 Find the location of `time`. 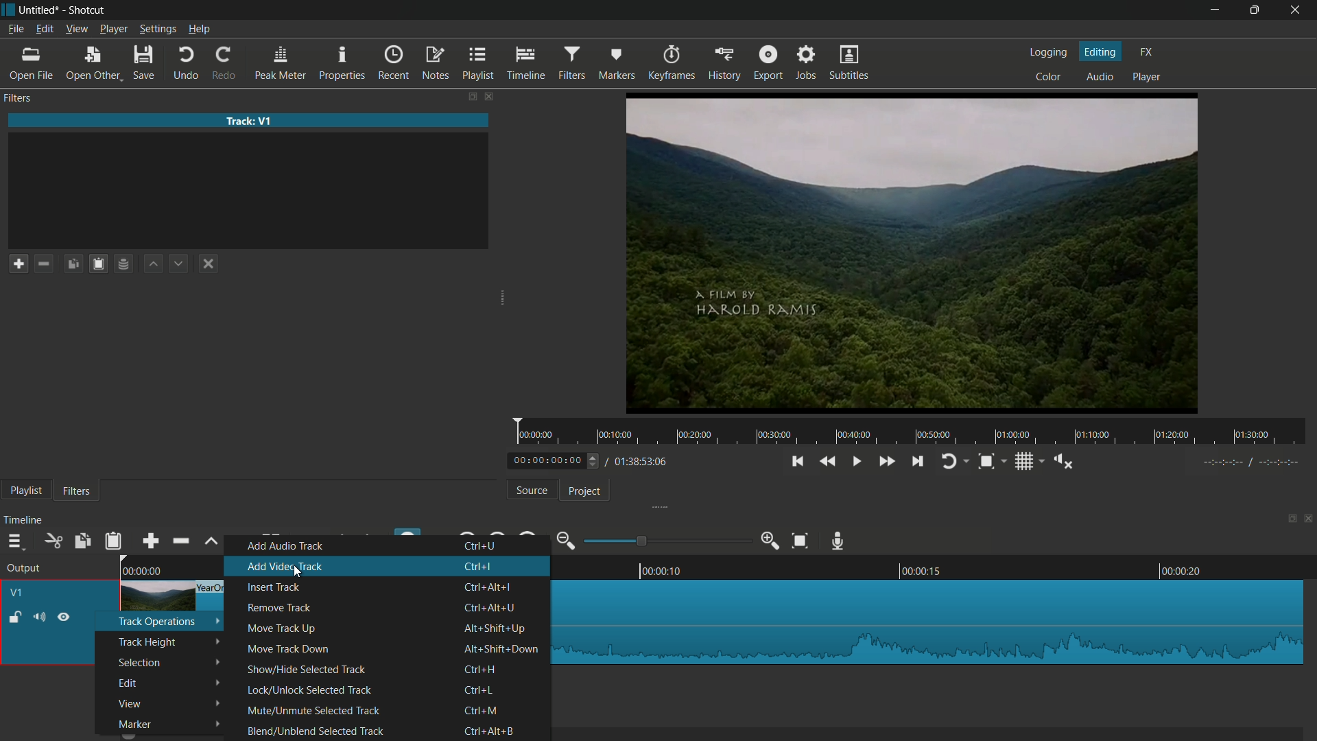

time is located at coordinates (915, 432).